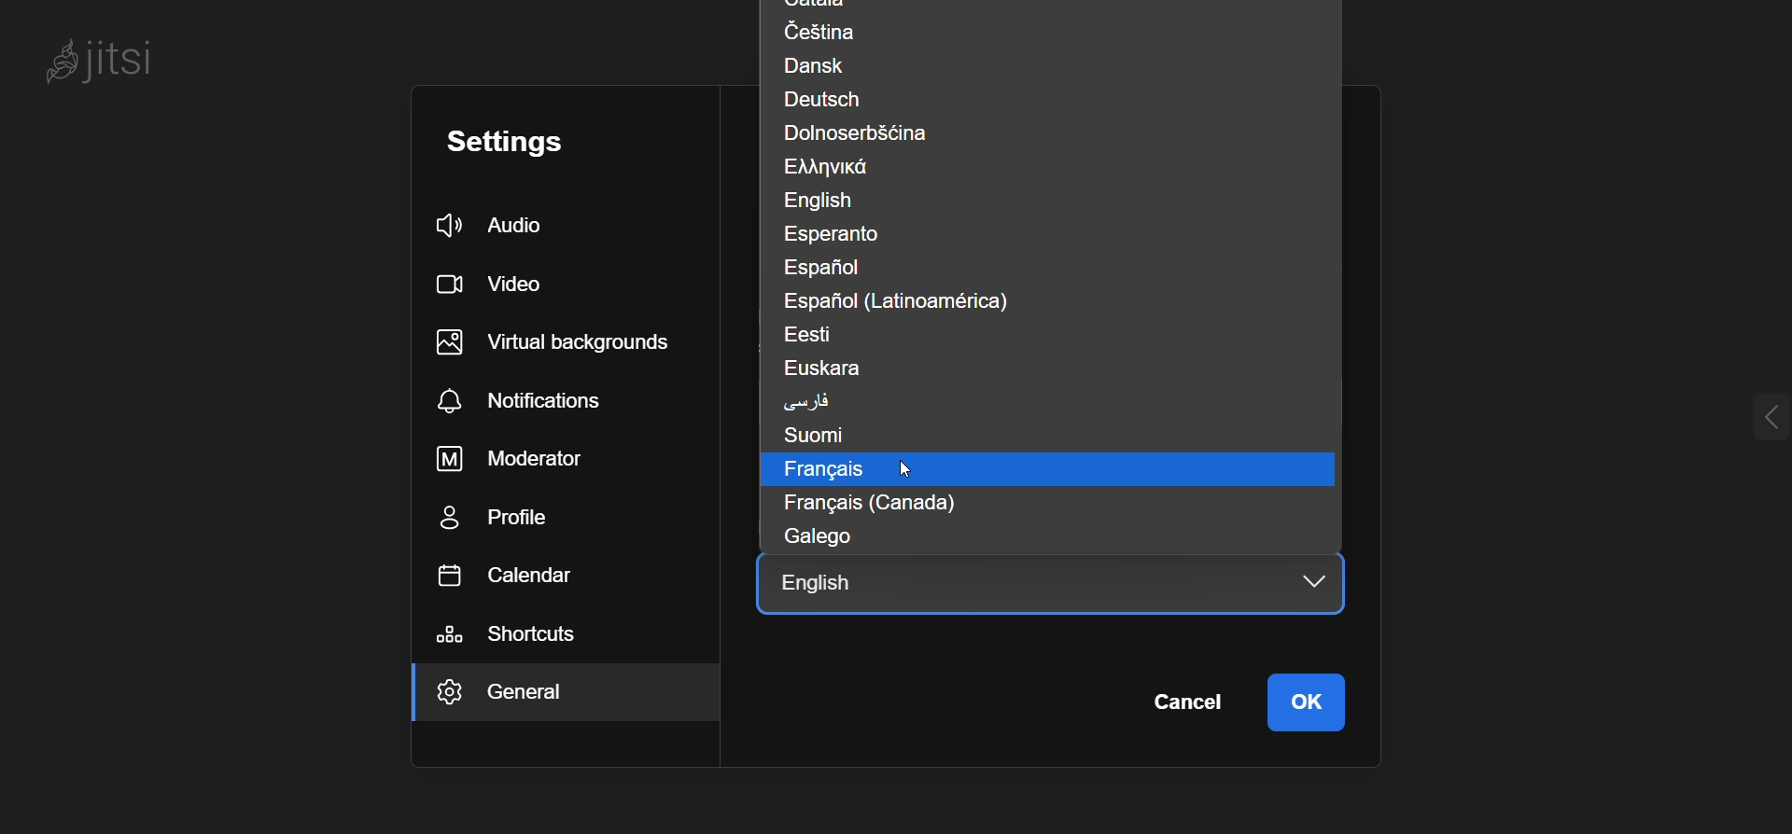 The width and height of the screenshot is (1792, 834). What do you see at coordinates (1299, 583) in the screenshot?
I see `dropdown` at bounding box center [1299, 583].